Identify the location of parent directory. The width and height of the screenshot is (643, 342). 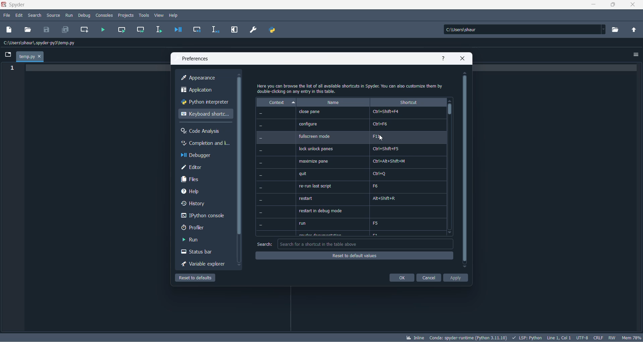
(636, 31).